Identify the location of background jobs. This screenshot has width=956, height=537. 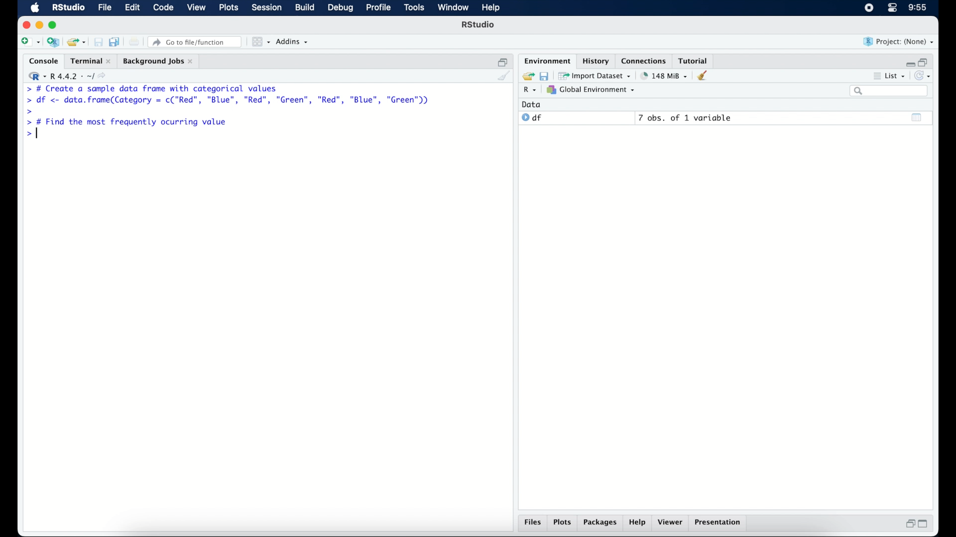
(159, 61).